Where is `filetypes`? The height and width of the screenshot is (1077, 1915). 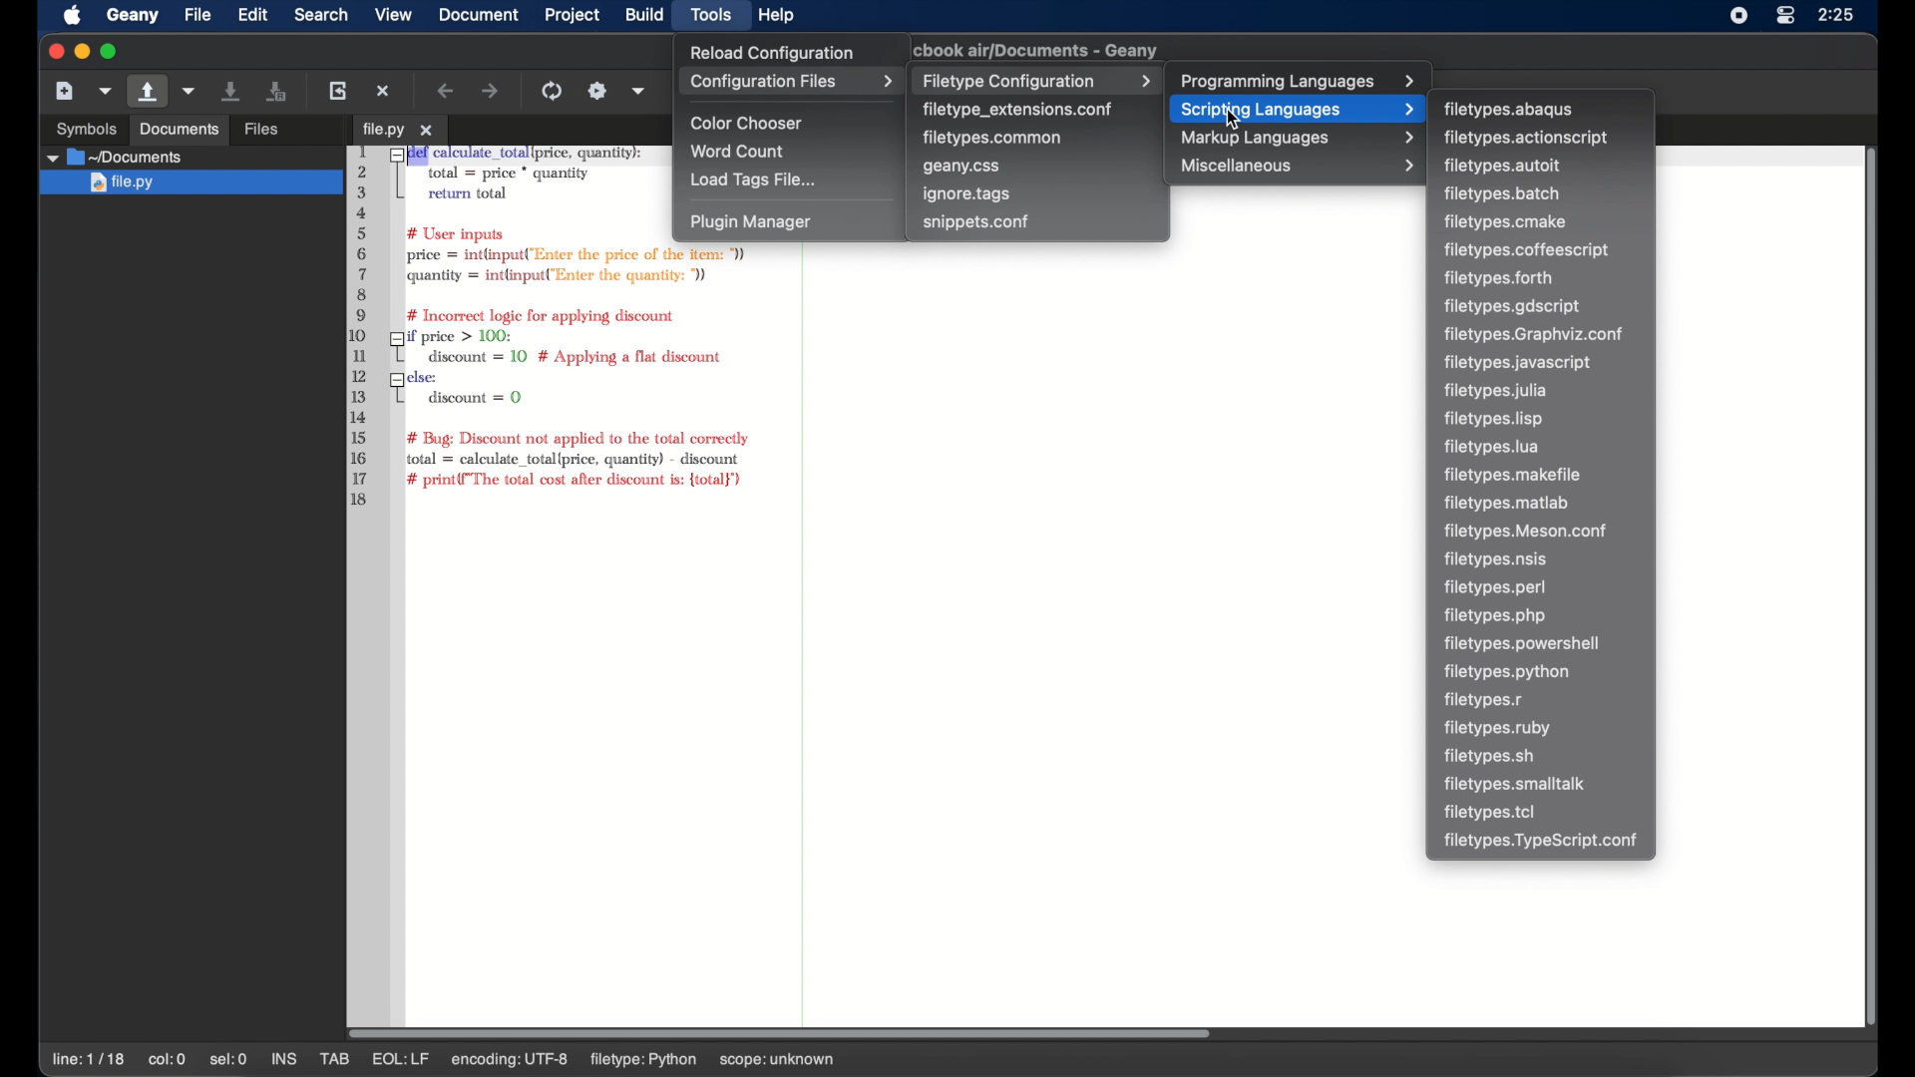
filetypes is located at coordinates (1502, 278).